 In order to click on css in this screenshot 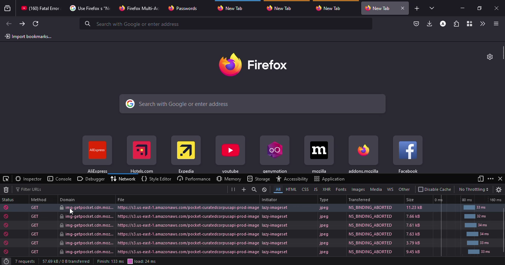, I will do `click(305, 189)`.